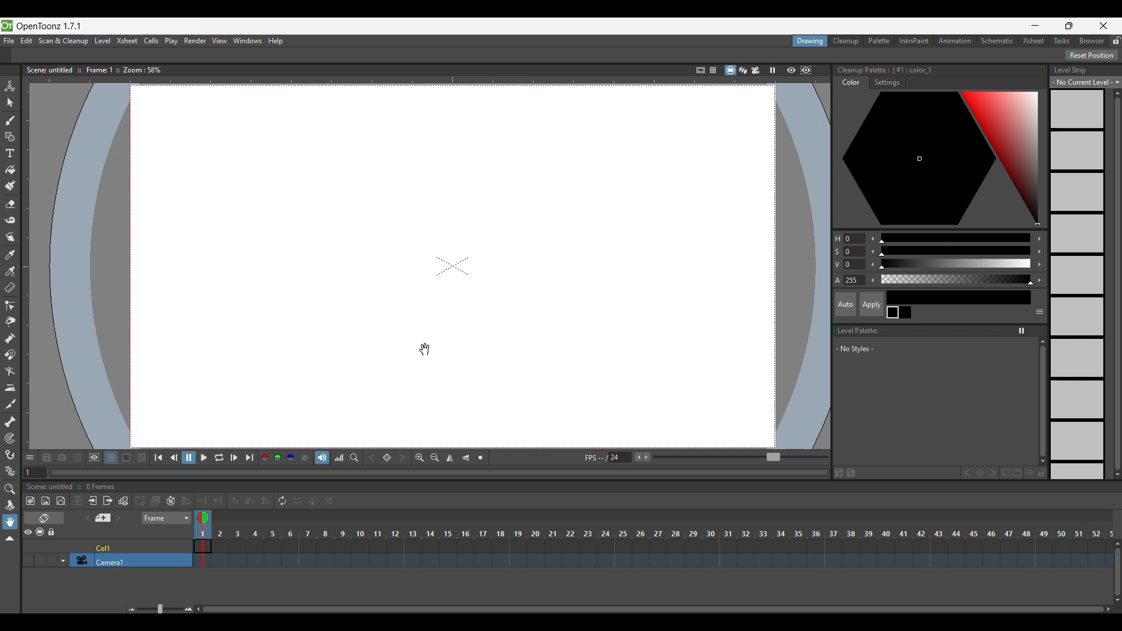 The height and width of the screenshot is (631, 1122). Describe the element at coordinates (322, 457) in the screenshot. I see `Soundtrack` at that location.